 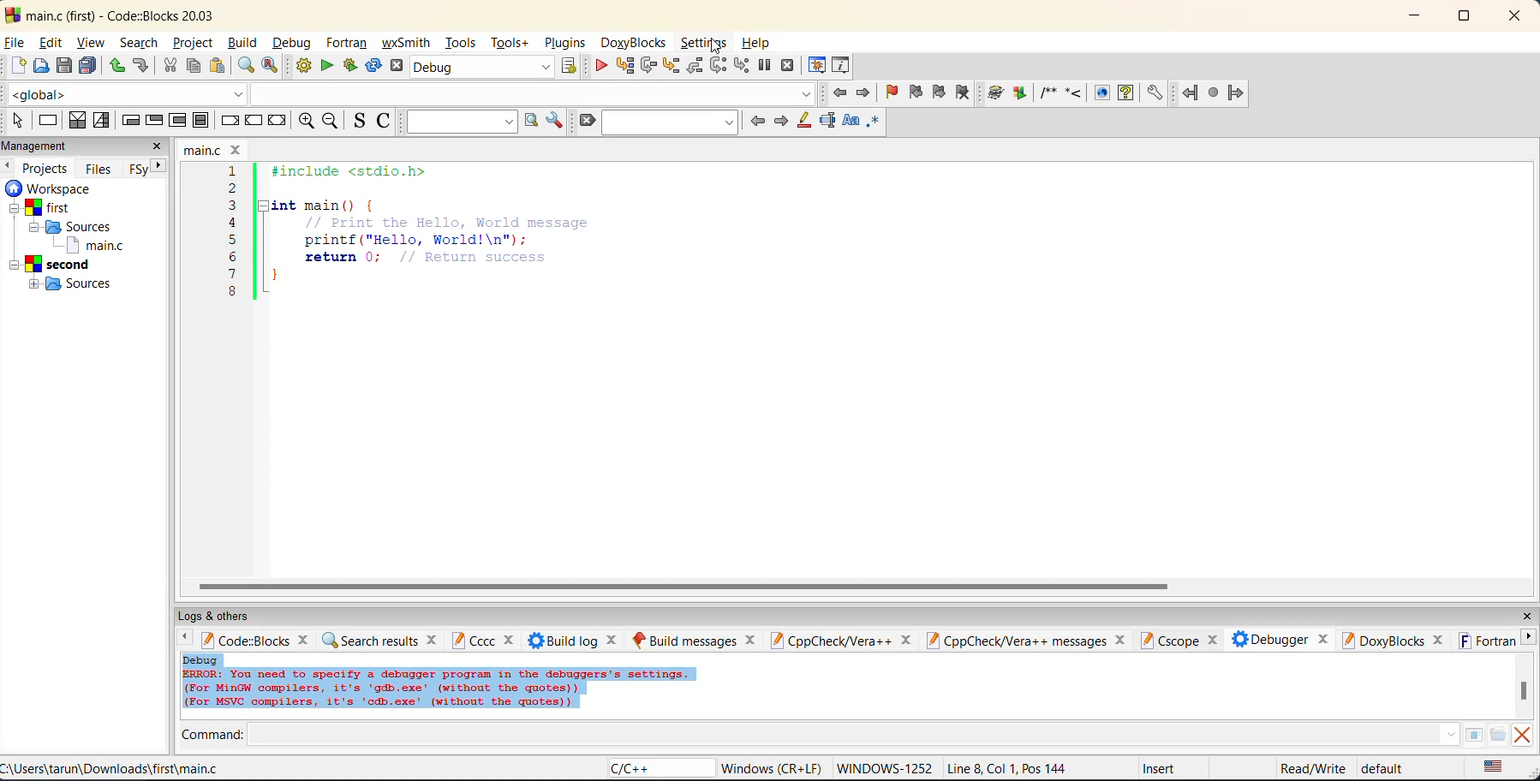 What do you see at coordinates (304, 67) in the screenshot?
I see `build` at bounding box center [304, 67].